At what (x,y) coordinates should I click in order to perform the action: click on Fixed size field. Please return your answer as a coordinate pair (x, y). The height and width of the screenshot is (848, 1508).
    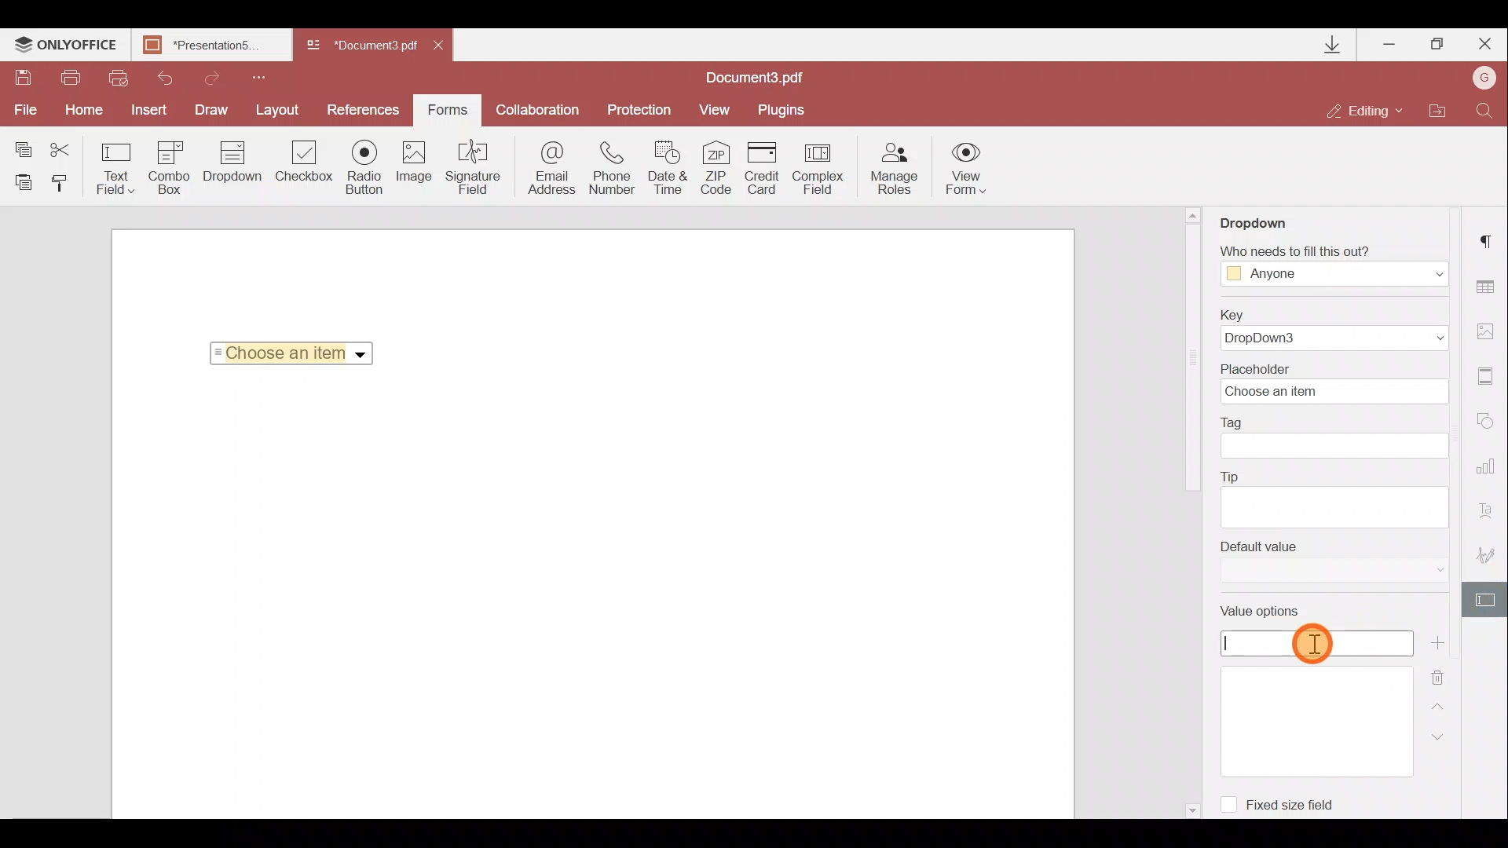
    Looking at the image, I should click on (1300, 807).